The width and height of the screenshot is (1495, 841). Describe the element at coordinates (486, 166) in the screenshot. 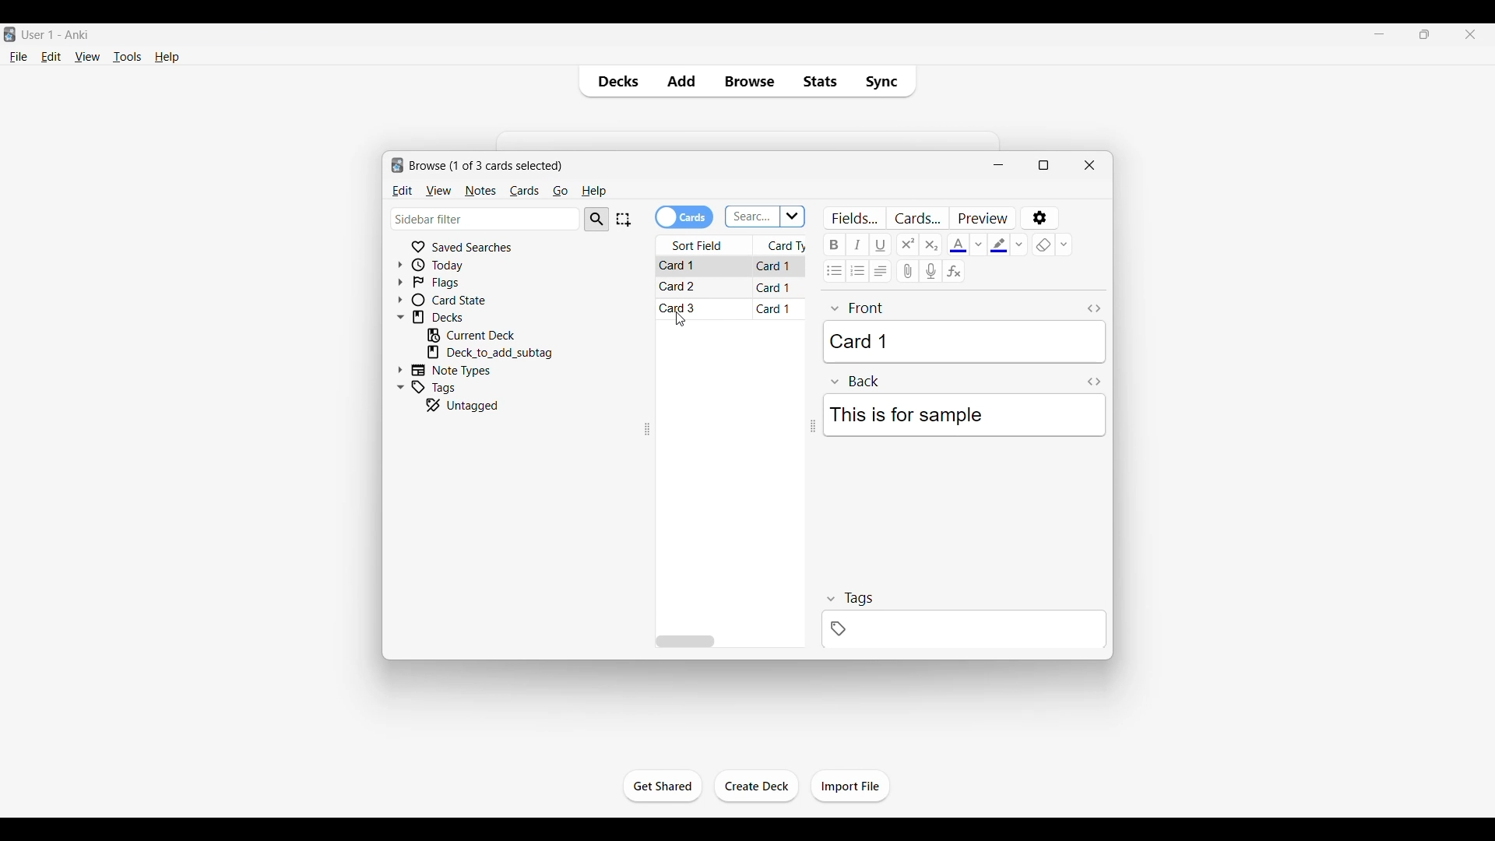

I see `Number of cards to browse and window name` at that location.